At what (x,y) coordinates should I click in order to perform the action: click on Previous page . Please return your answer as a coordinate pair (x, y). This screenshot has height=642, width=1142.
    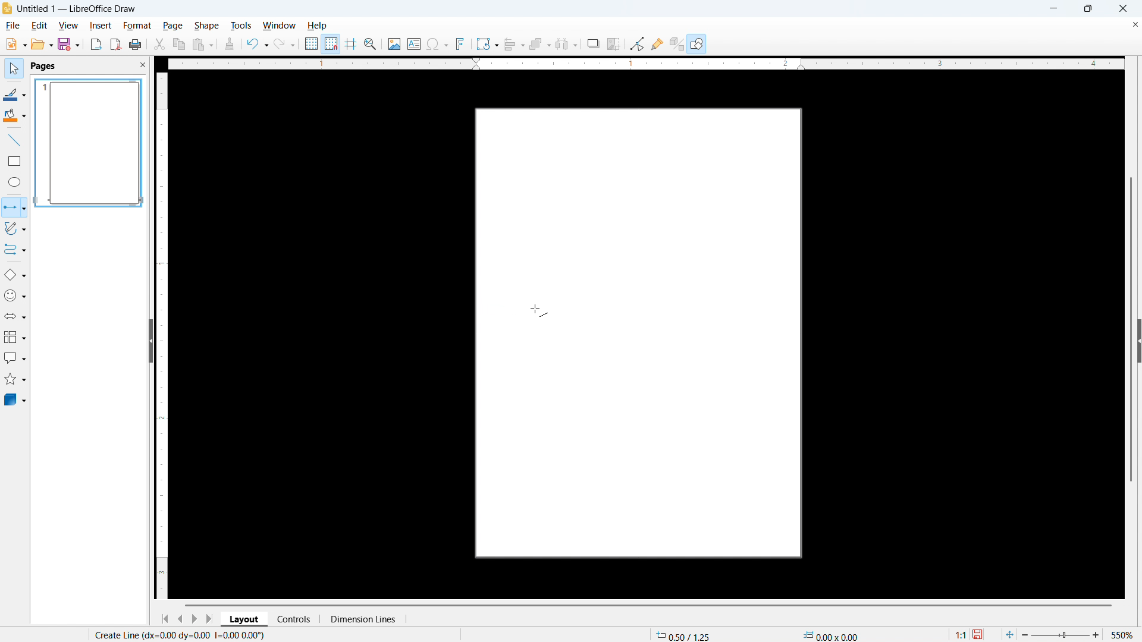
    Looking at the image, I should click on (180, 619).